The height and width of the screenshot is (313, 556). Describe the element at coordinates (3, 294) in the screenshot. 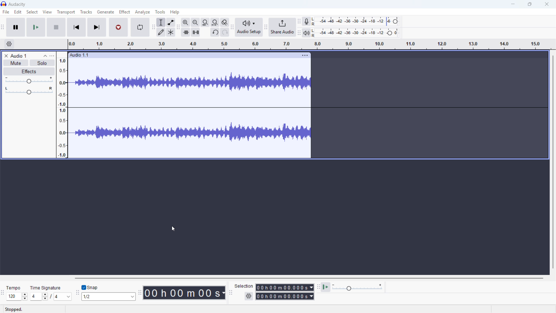

I see `Time signature toolbar ` at that location.